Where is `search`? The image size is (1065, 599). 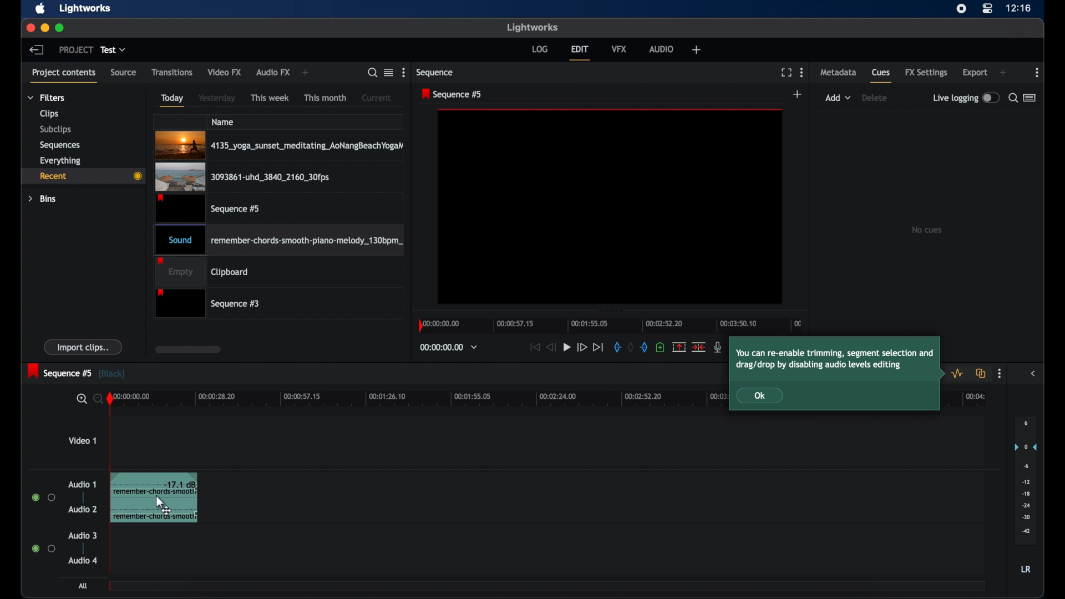
search is located at coordinates (1012, 98).